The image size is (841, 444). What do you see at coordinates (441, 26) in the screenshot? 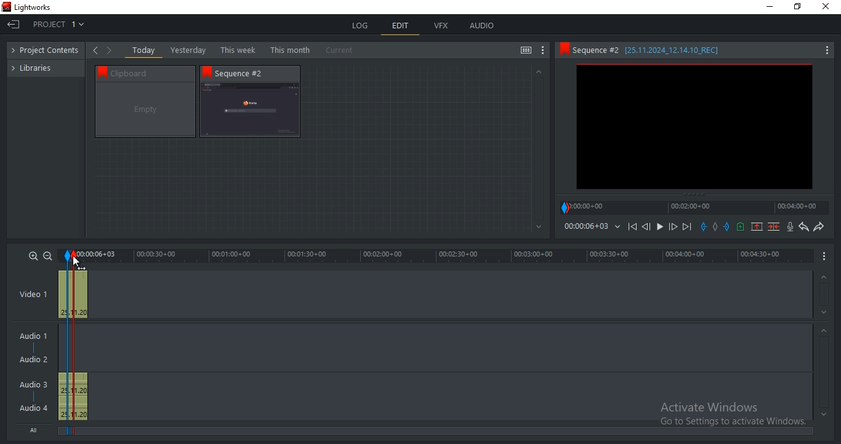
I see `vfx` at bounding box center [441, 26].